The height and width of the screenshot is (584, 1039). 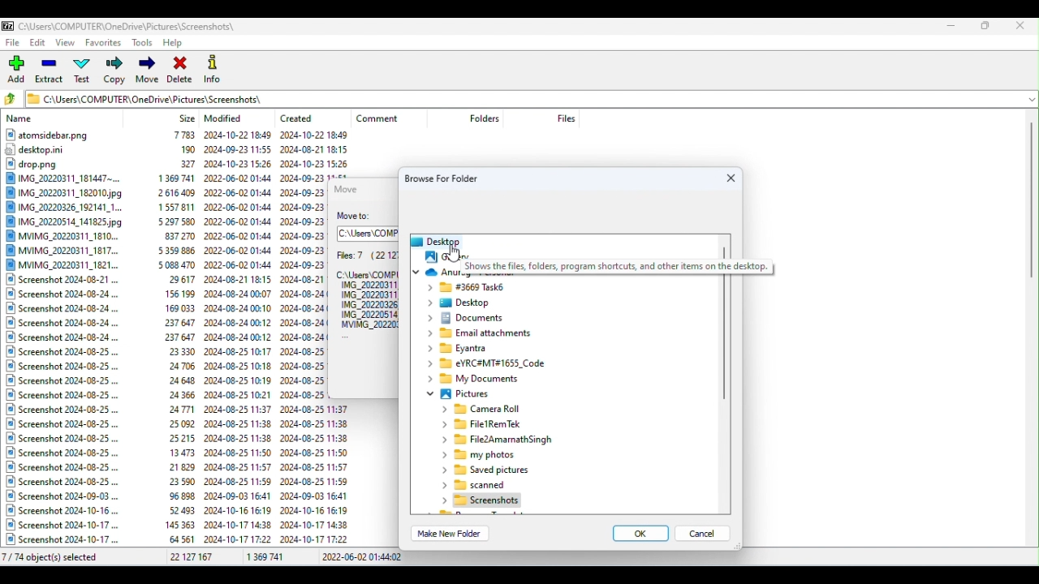 What do you see at coordinates (114, 71) in the screenshot?
I see `Copy` at bounding box center [114, 71].